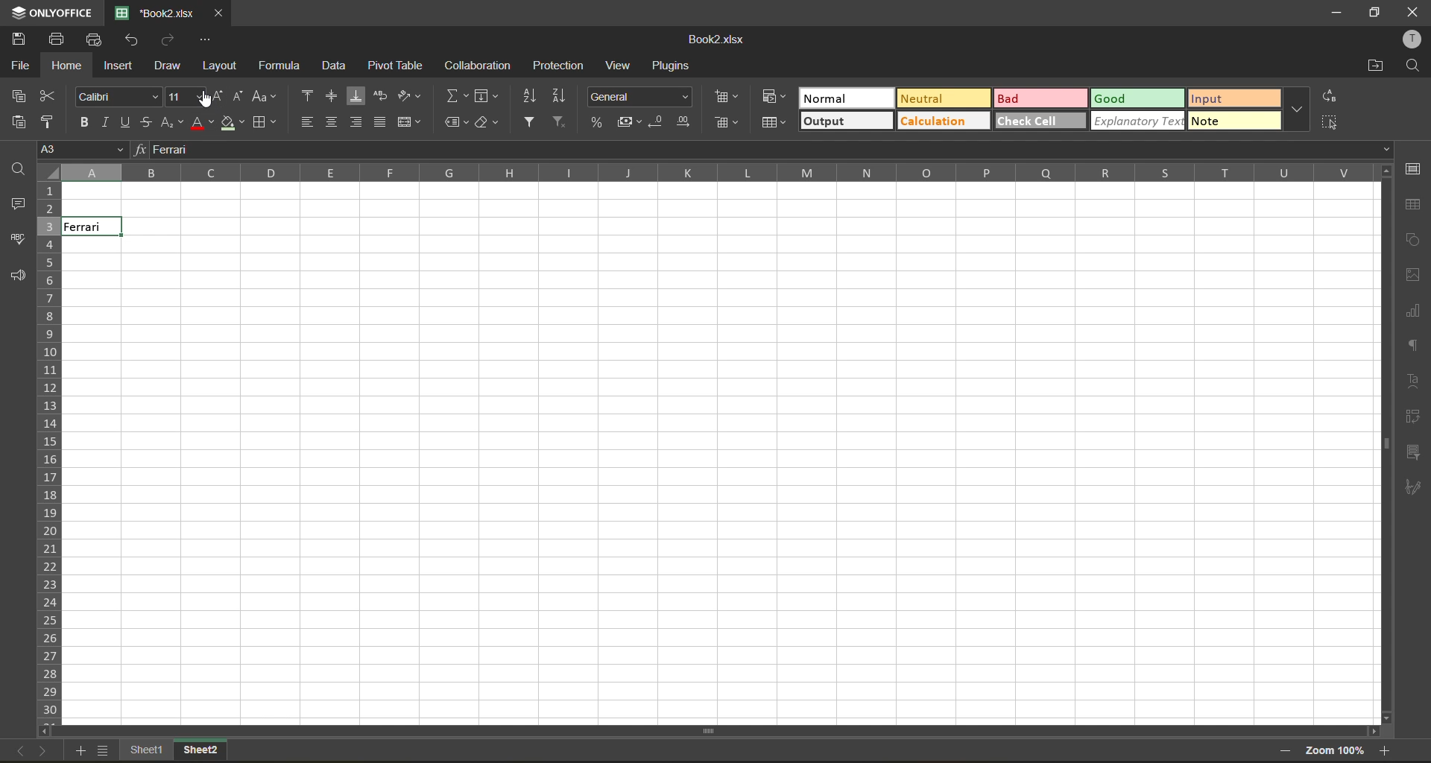  What do you see at coordinates (379, 121) in the screenshot?
I see `justified` at bounding box center [379, 121].